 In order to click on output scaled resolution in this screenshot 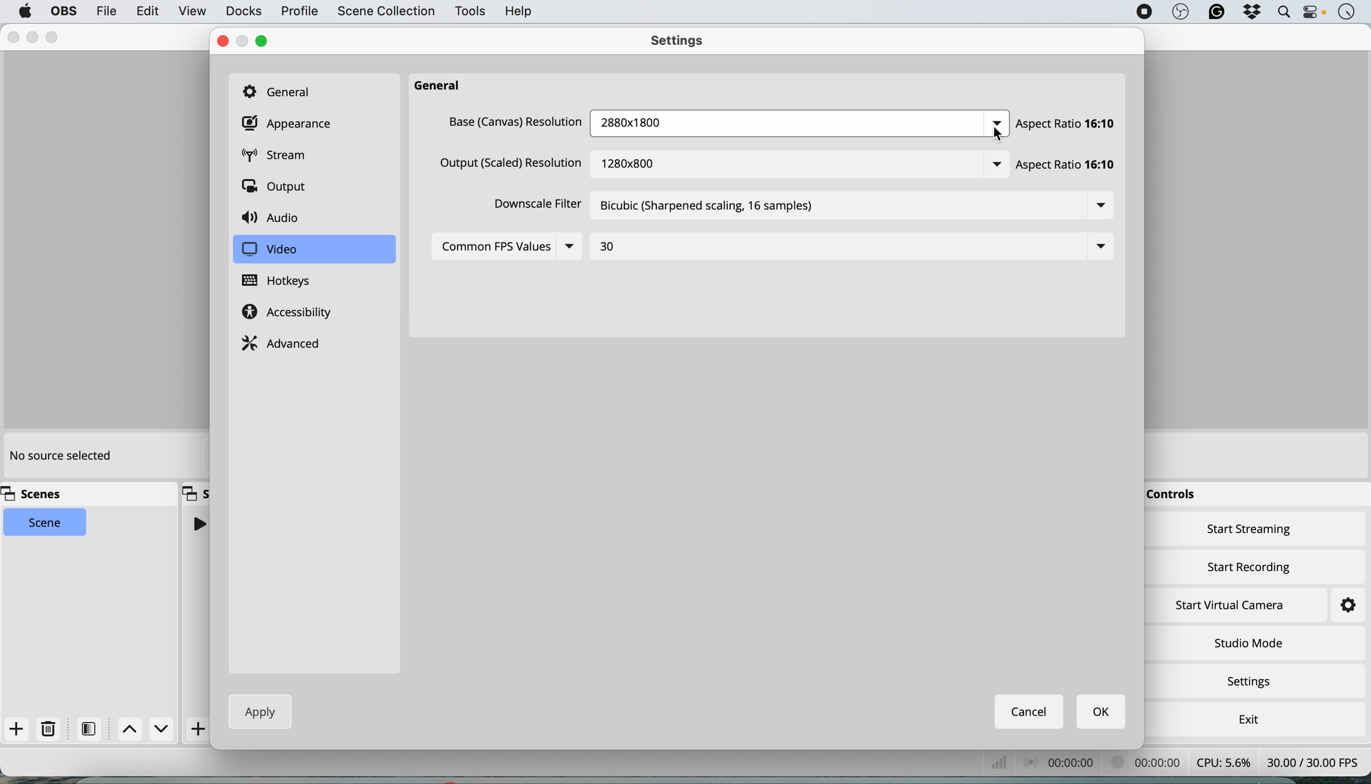, I will do `click(511, 167)`.